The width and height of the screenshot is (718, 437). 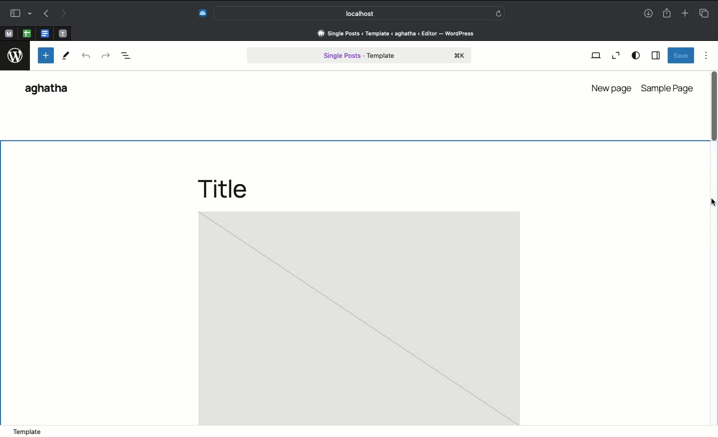 I want to click on Sample page, so click(x=669, y=87).